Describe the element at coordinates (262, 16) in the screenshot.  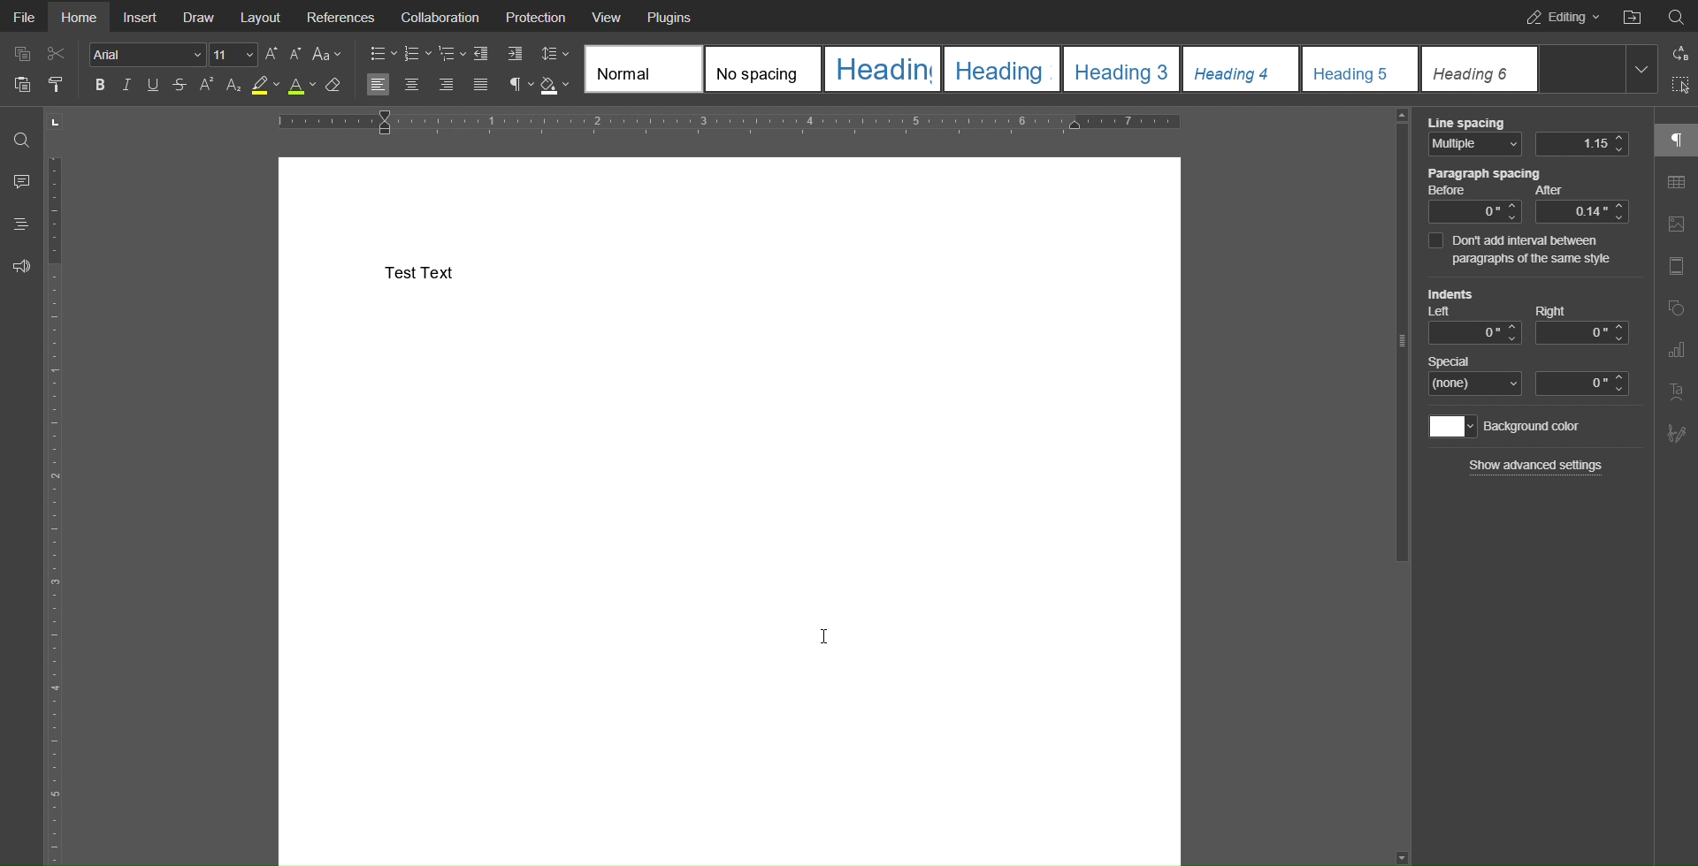
I see `Layout` at that location.